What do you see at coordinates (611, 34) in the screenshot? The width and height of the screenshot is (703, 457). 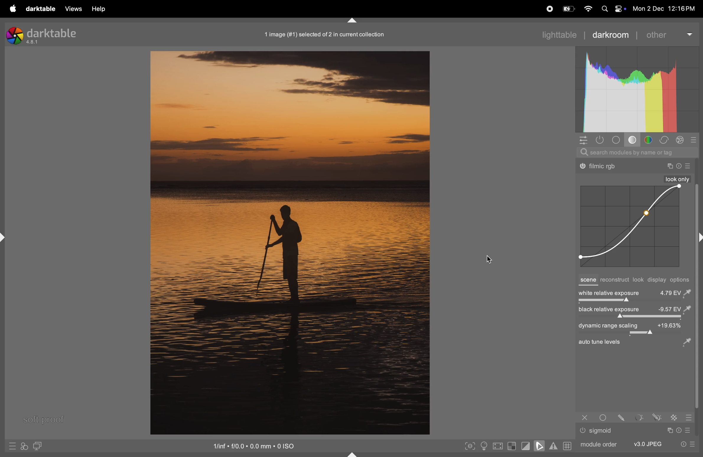 I see `darkroom` at bounding box center [611, 34].